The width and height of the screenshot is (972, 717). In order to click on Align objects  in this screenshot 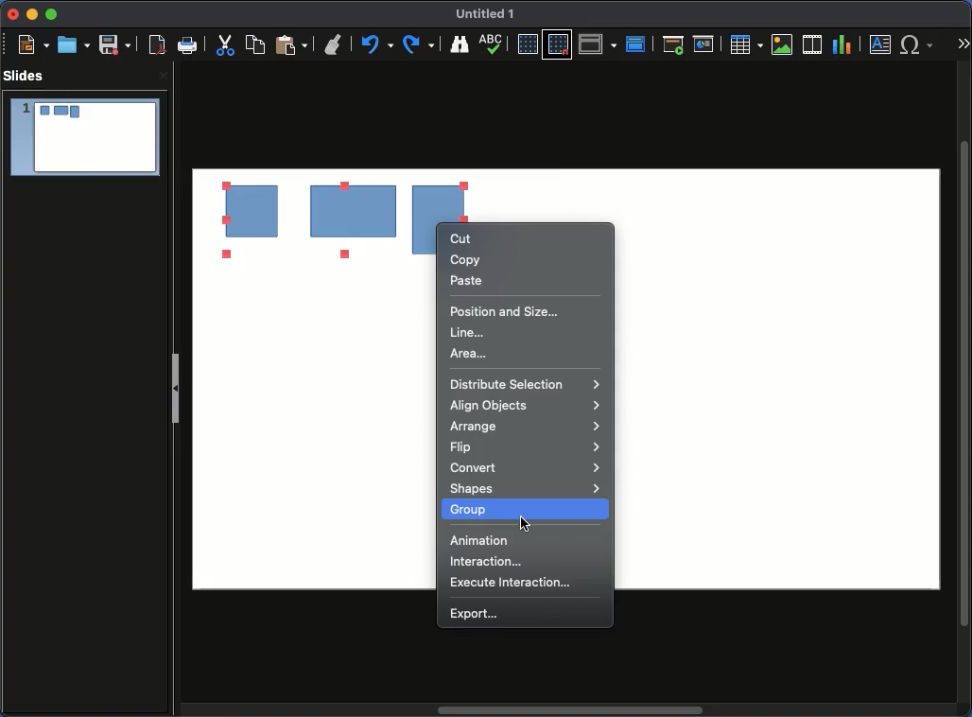, I will do `click(525, 406)`.